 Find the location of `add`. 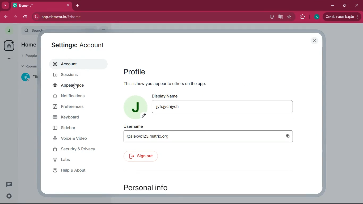

add is located at coordinates (8, 58).